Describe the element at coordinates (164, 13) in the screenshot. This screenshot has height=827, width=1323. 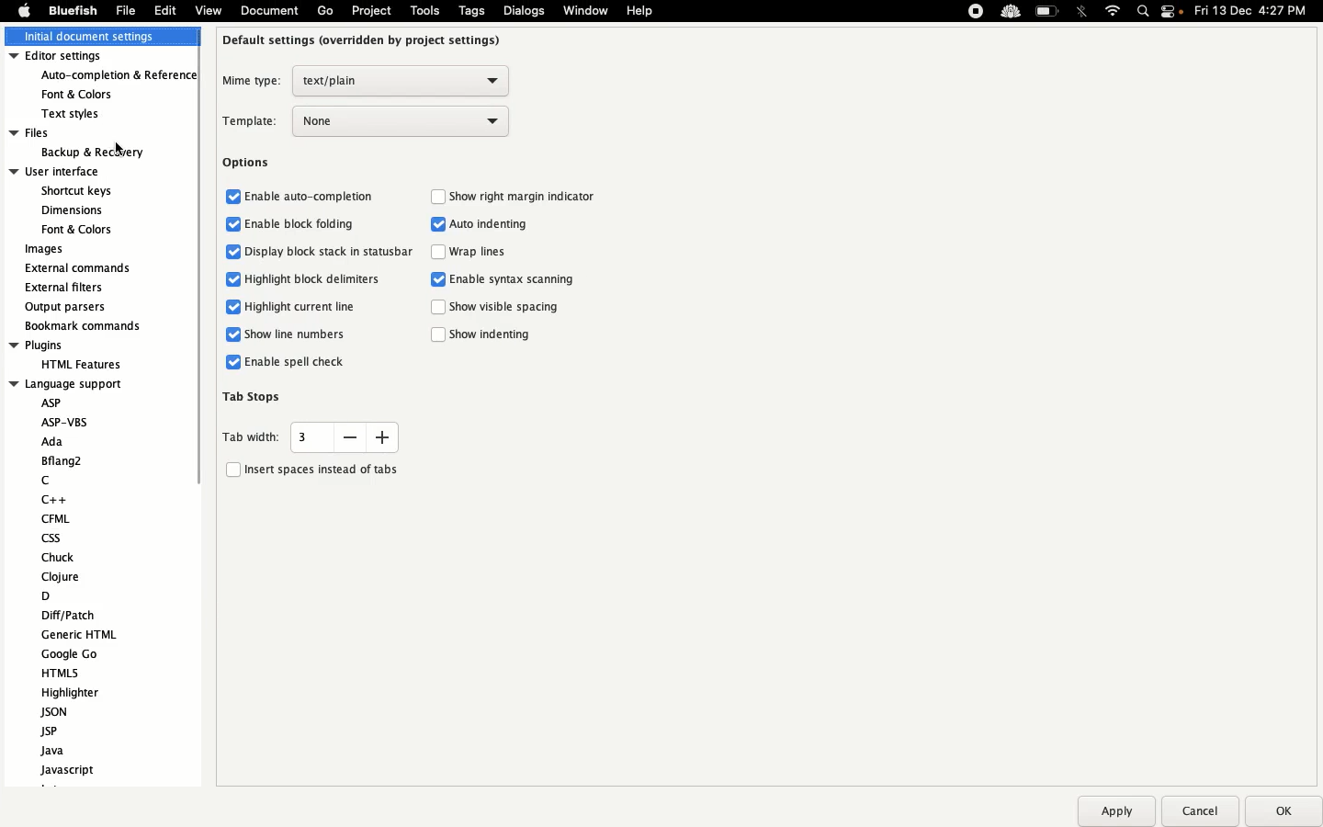
I see `Edit` at that location.